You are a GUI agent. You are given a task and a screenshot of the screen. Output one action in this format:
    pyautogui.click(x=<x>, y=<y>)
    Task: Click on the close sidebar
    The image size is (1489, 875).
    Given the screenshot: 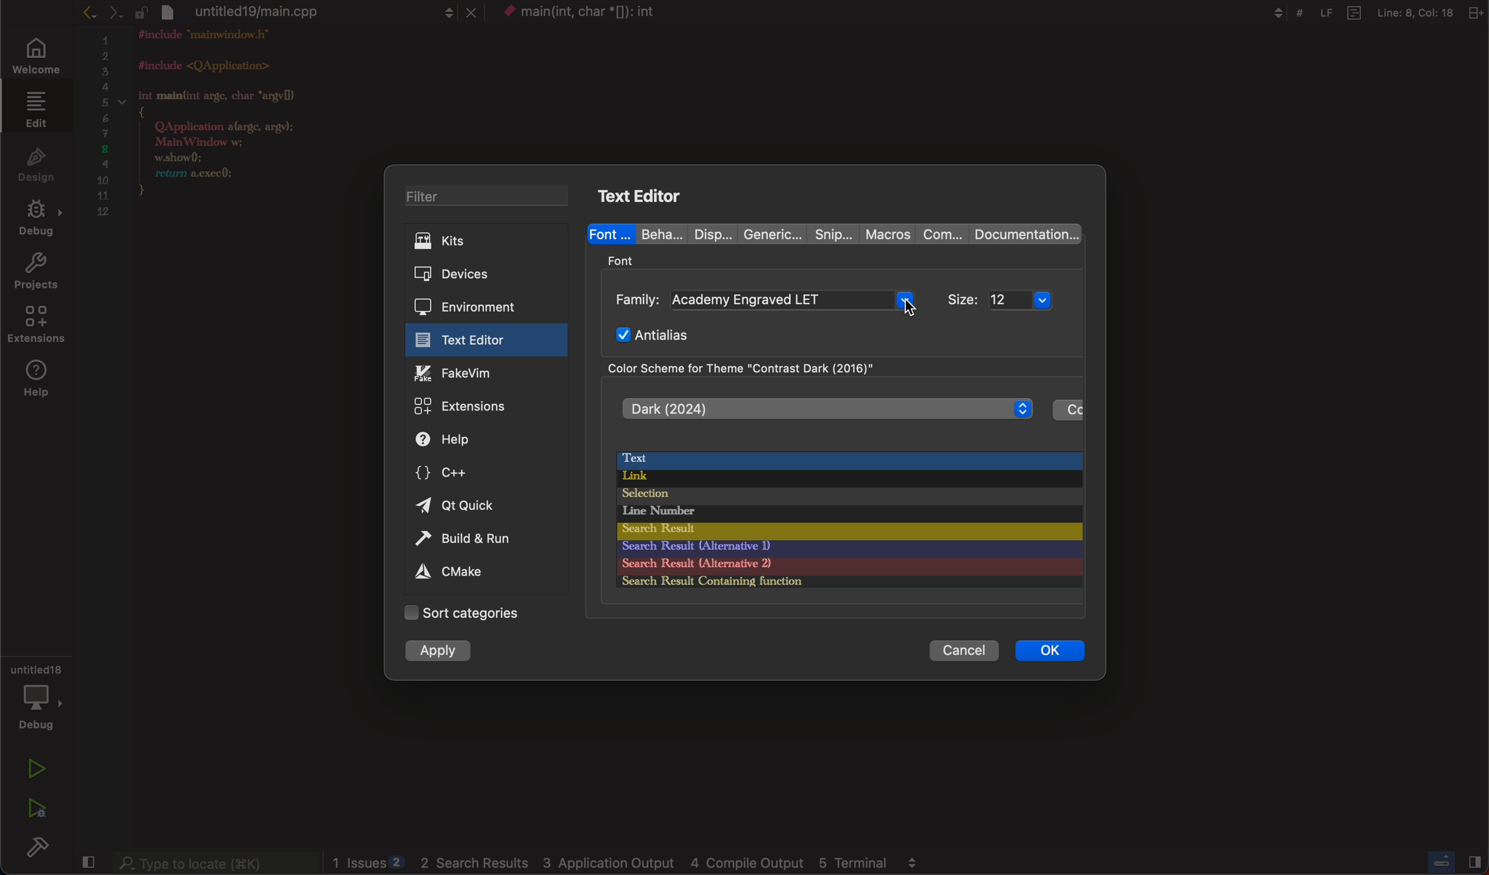 What is the action you would take?
    pyautogui.click(x=89, y=862)
    